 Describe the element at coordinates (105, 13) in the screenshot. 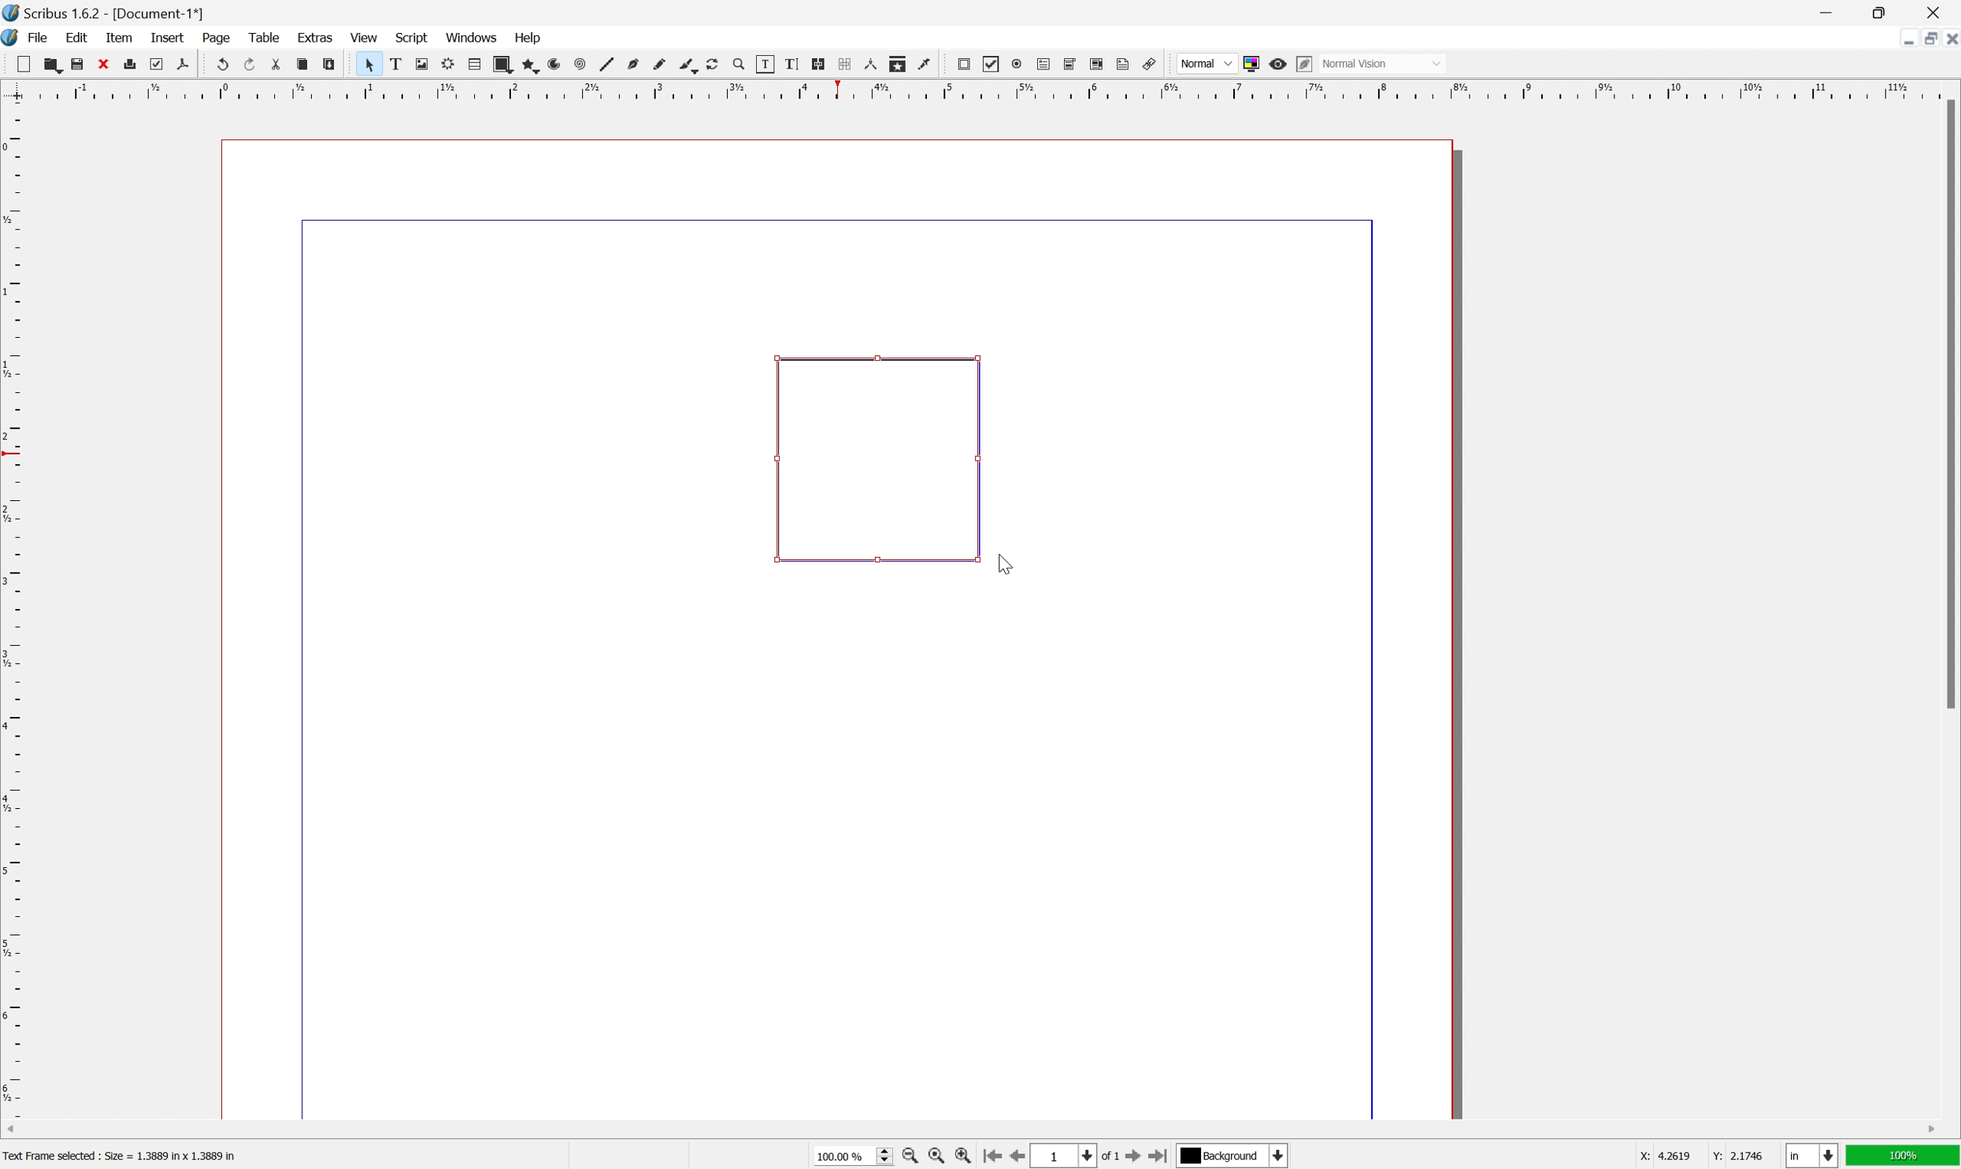

I see `Application name` at that location.